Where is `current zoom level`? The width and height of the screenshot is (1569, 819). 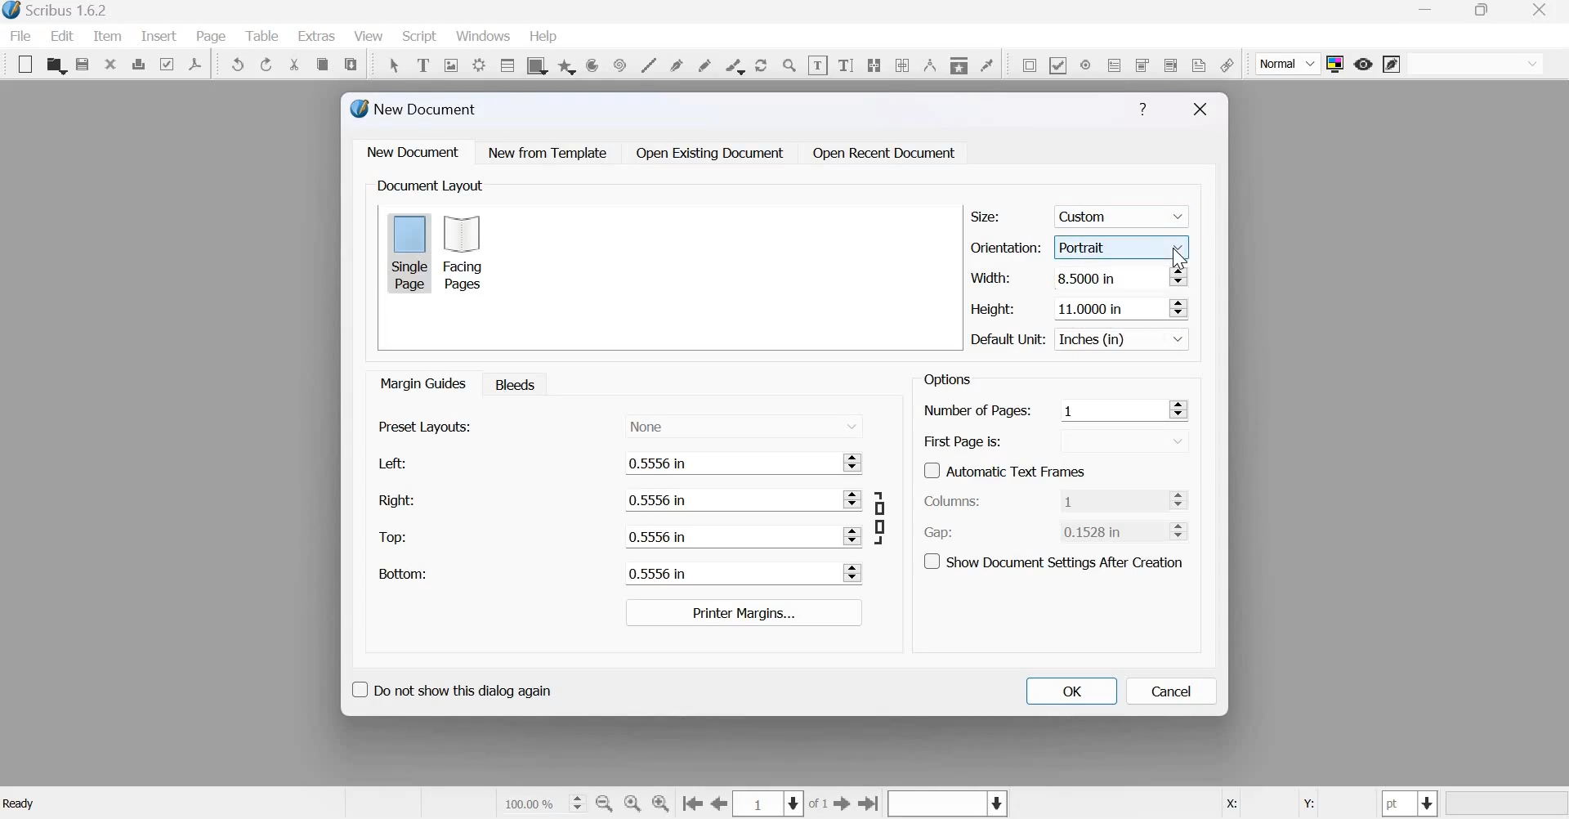 current zoom level is located at coordinates (543, 803).